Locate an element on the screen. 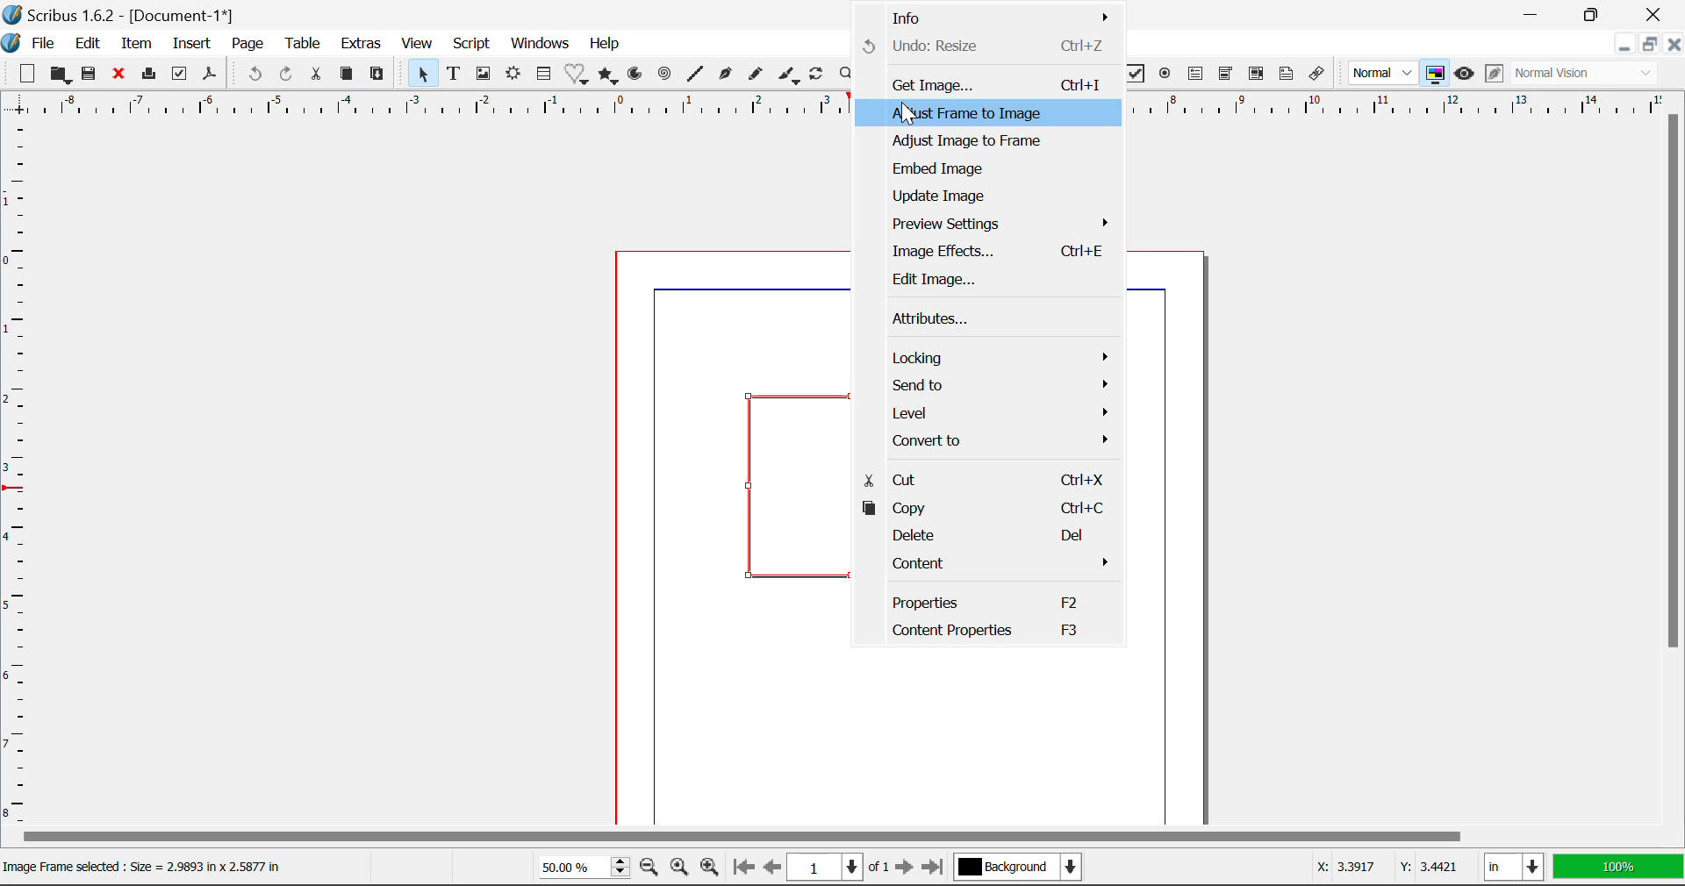 This screenshot has width=1685, height=886. Table is located at coordinates (304, 46).